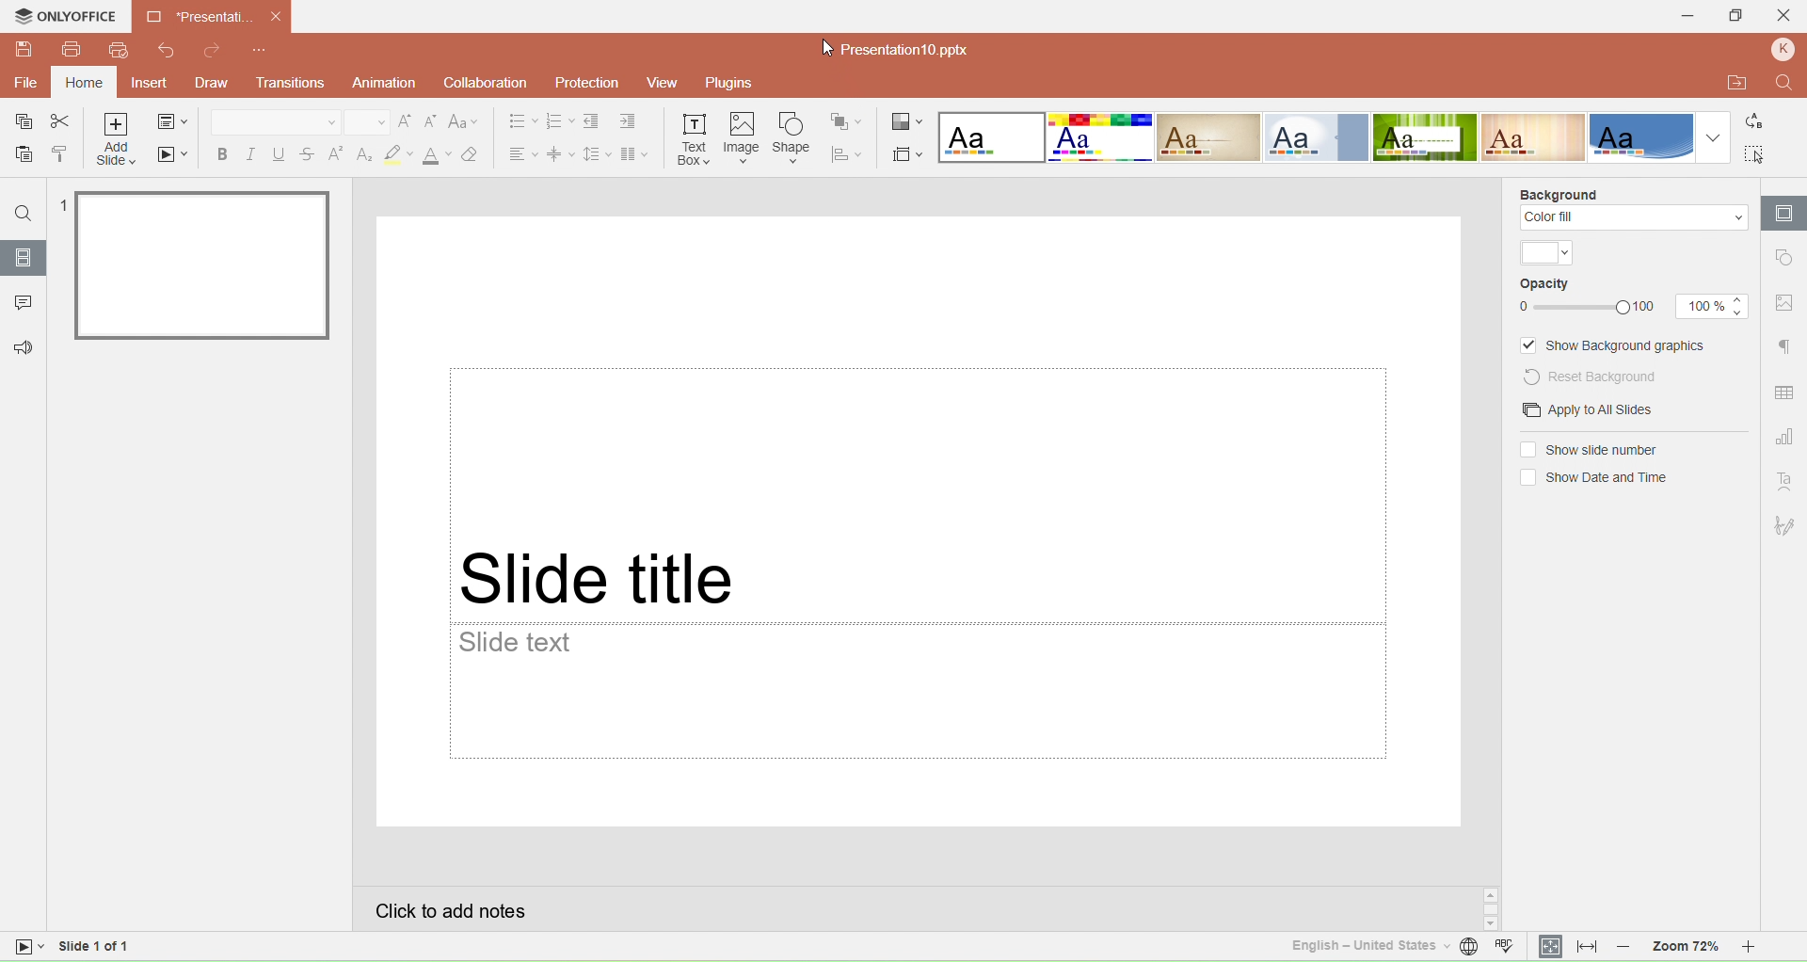  What do you see at coordinates (1760, 123) in the screenshot?
I see `Replace` at bounding box center [1760, 123].